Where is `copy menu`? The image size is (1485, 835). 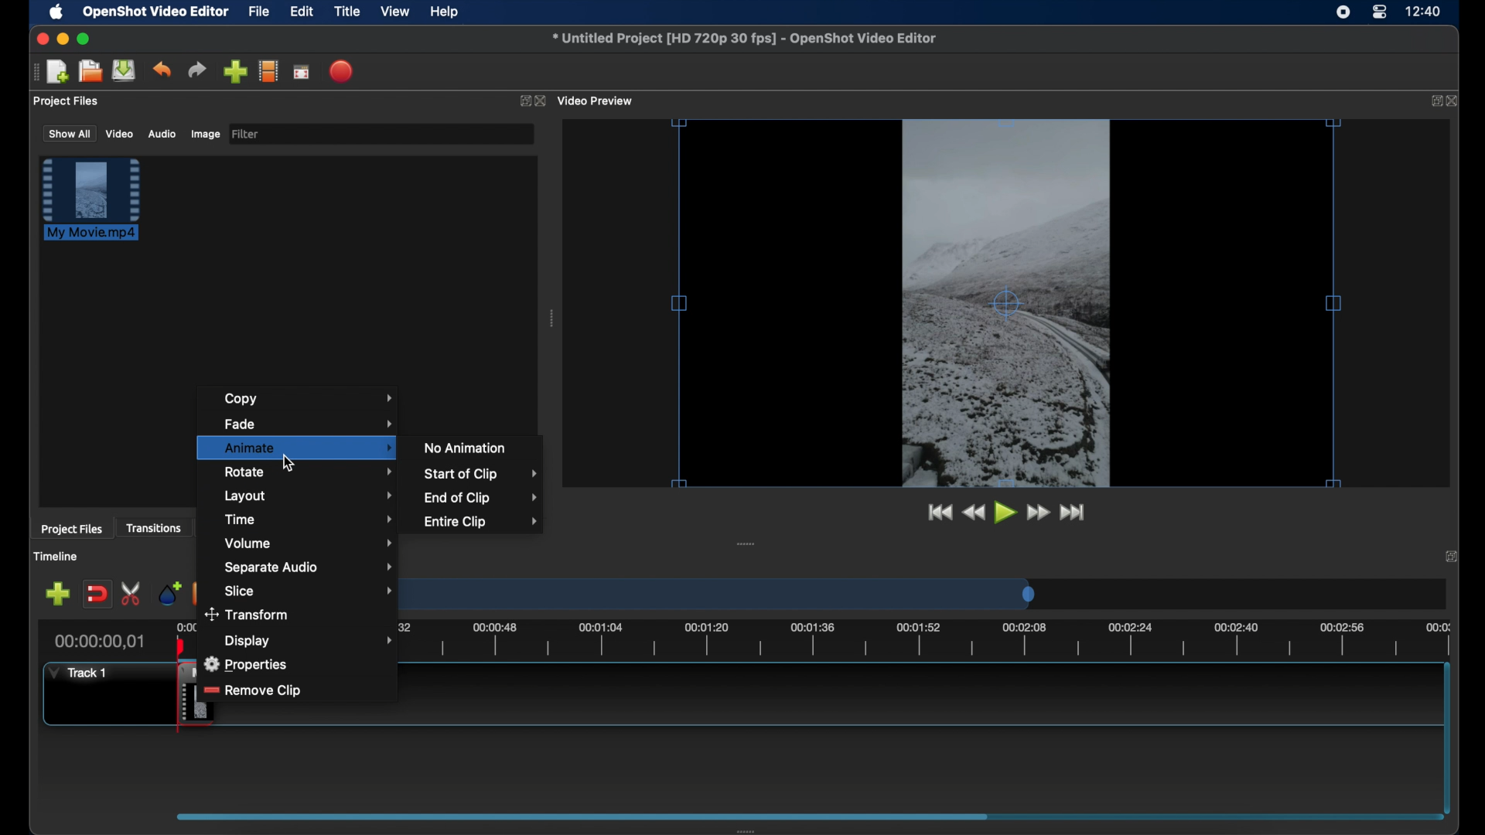 copy menu is located at coordinates (313, 399).